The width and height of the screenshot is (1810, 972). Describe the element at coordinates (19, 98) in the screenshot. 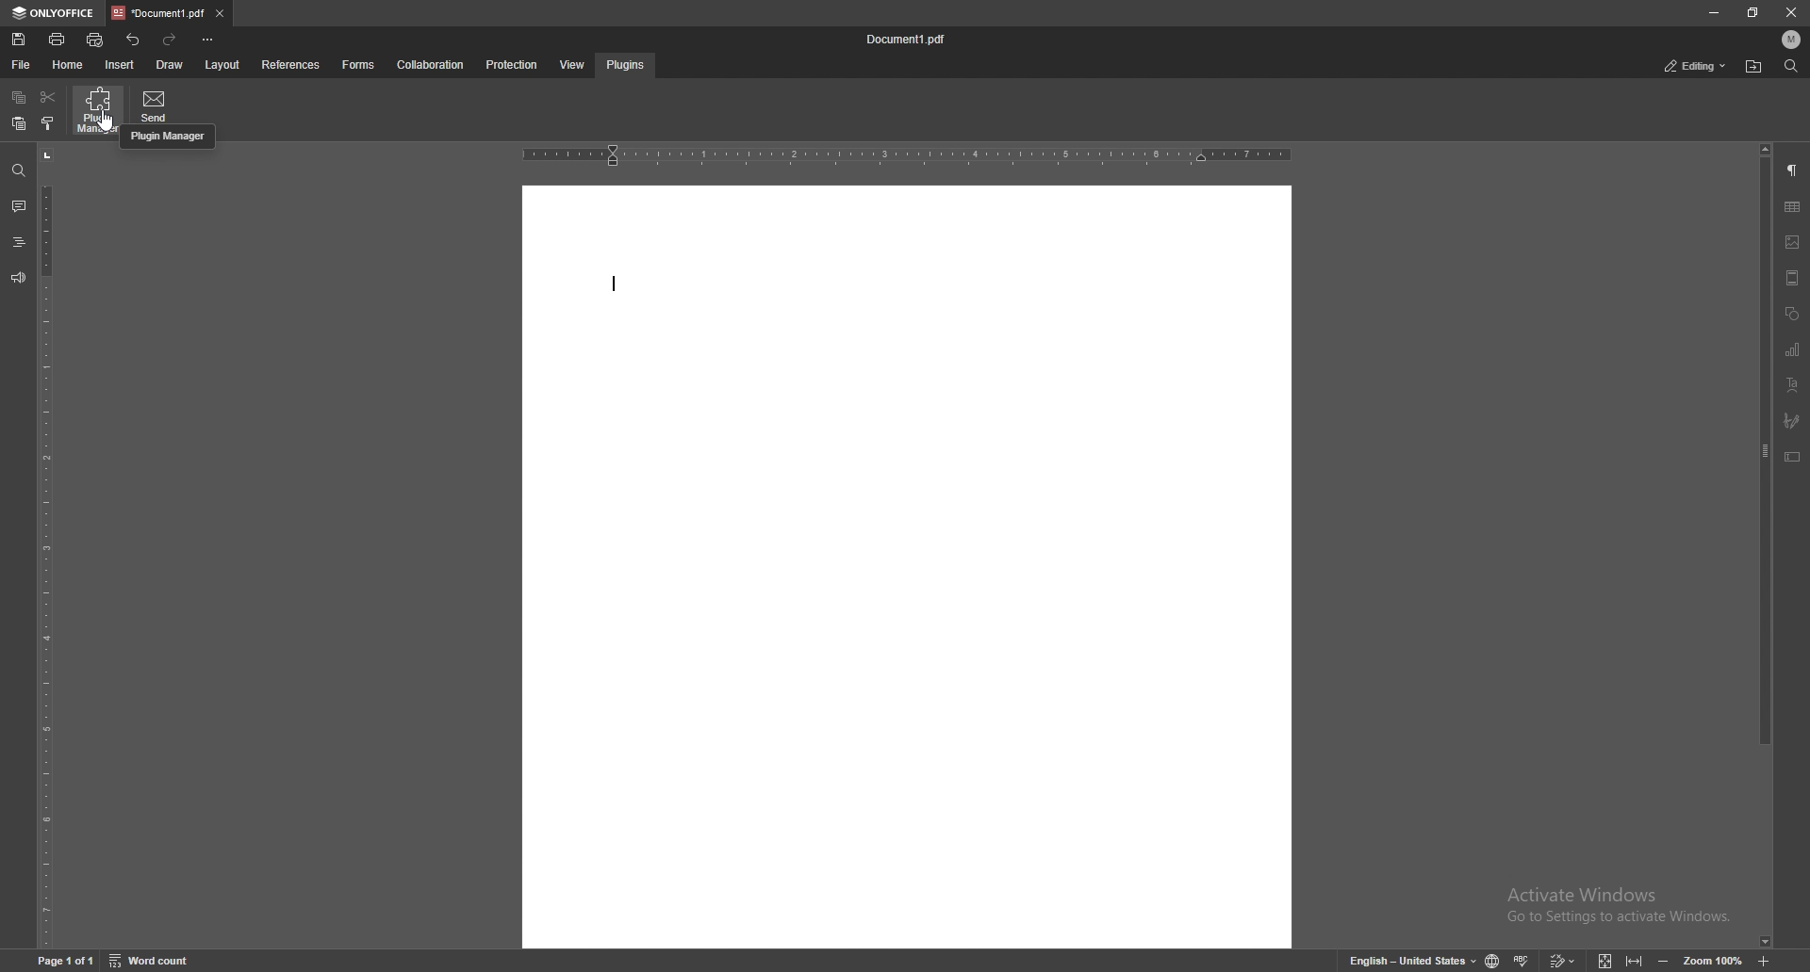

I see `copy` at that location.